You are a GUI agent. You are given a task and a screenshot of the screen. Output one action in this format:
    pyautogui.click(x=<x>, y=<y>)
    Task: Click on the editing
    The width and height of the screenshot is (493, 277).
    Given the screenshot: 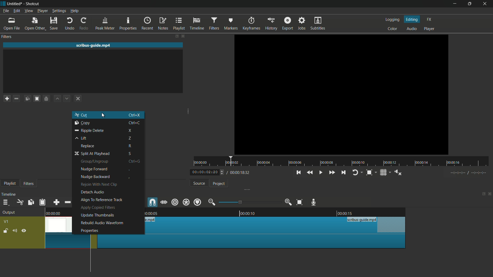 What is the action you would take?
    pyautogui.click(x=412, y=19)
    